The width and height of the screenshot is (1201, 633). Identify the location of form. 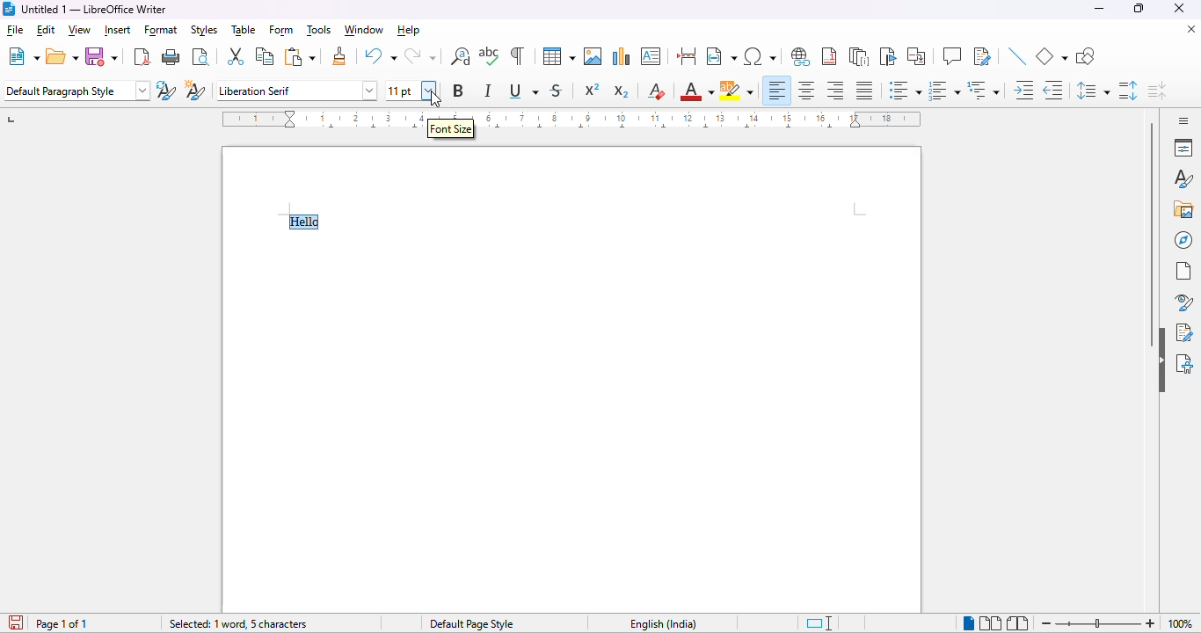
(280, 30).